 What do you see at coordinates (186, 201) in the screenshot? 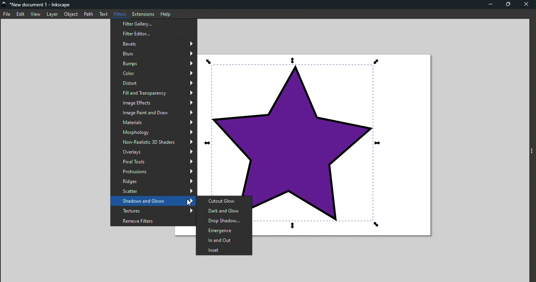
I see `Cursor` at bounding box center [186, 201].